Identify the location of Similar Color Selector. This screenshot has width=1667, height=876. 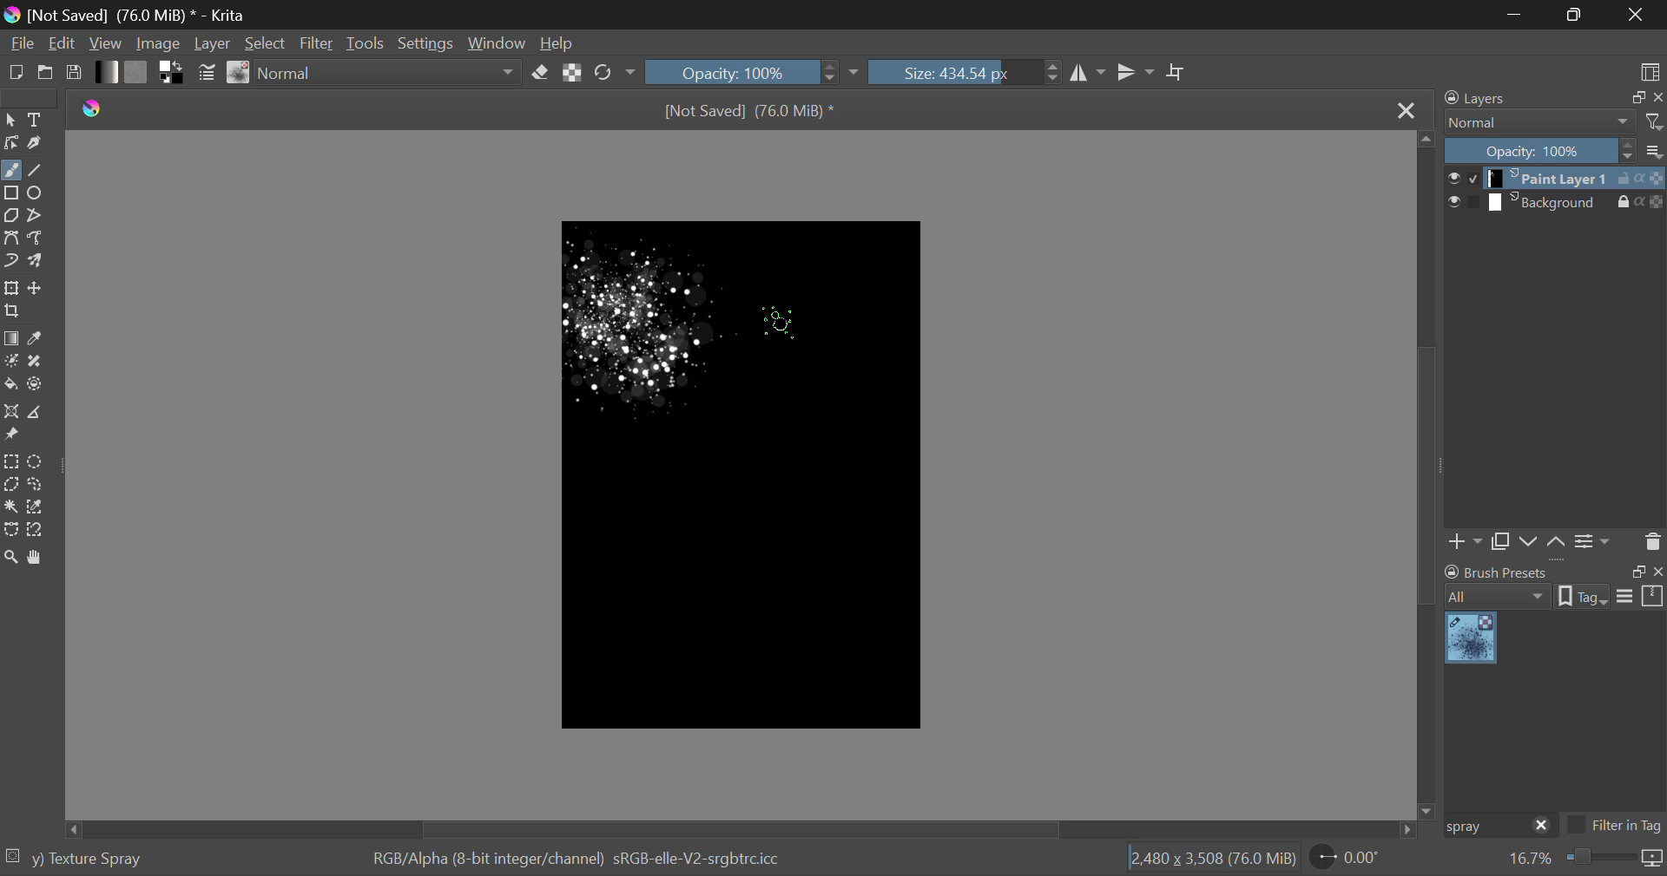
(38, 507).